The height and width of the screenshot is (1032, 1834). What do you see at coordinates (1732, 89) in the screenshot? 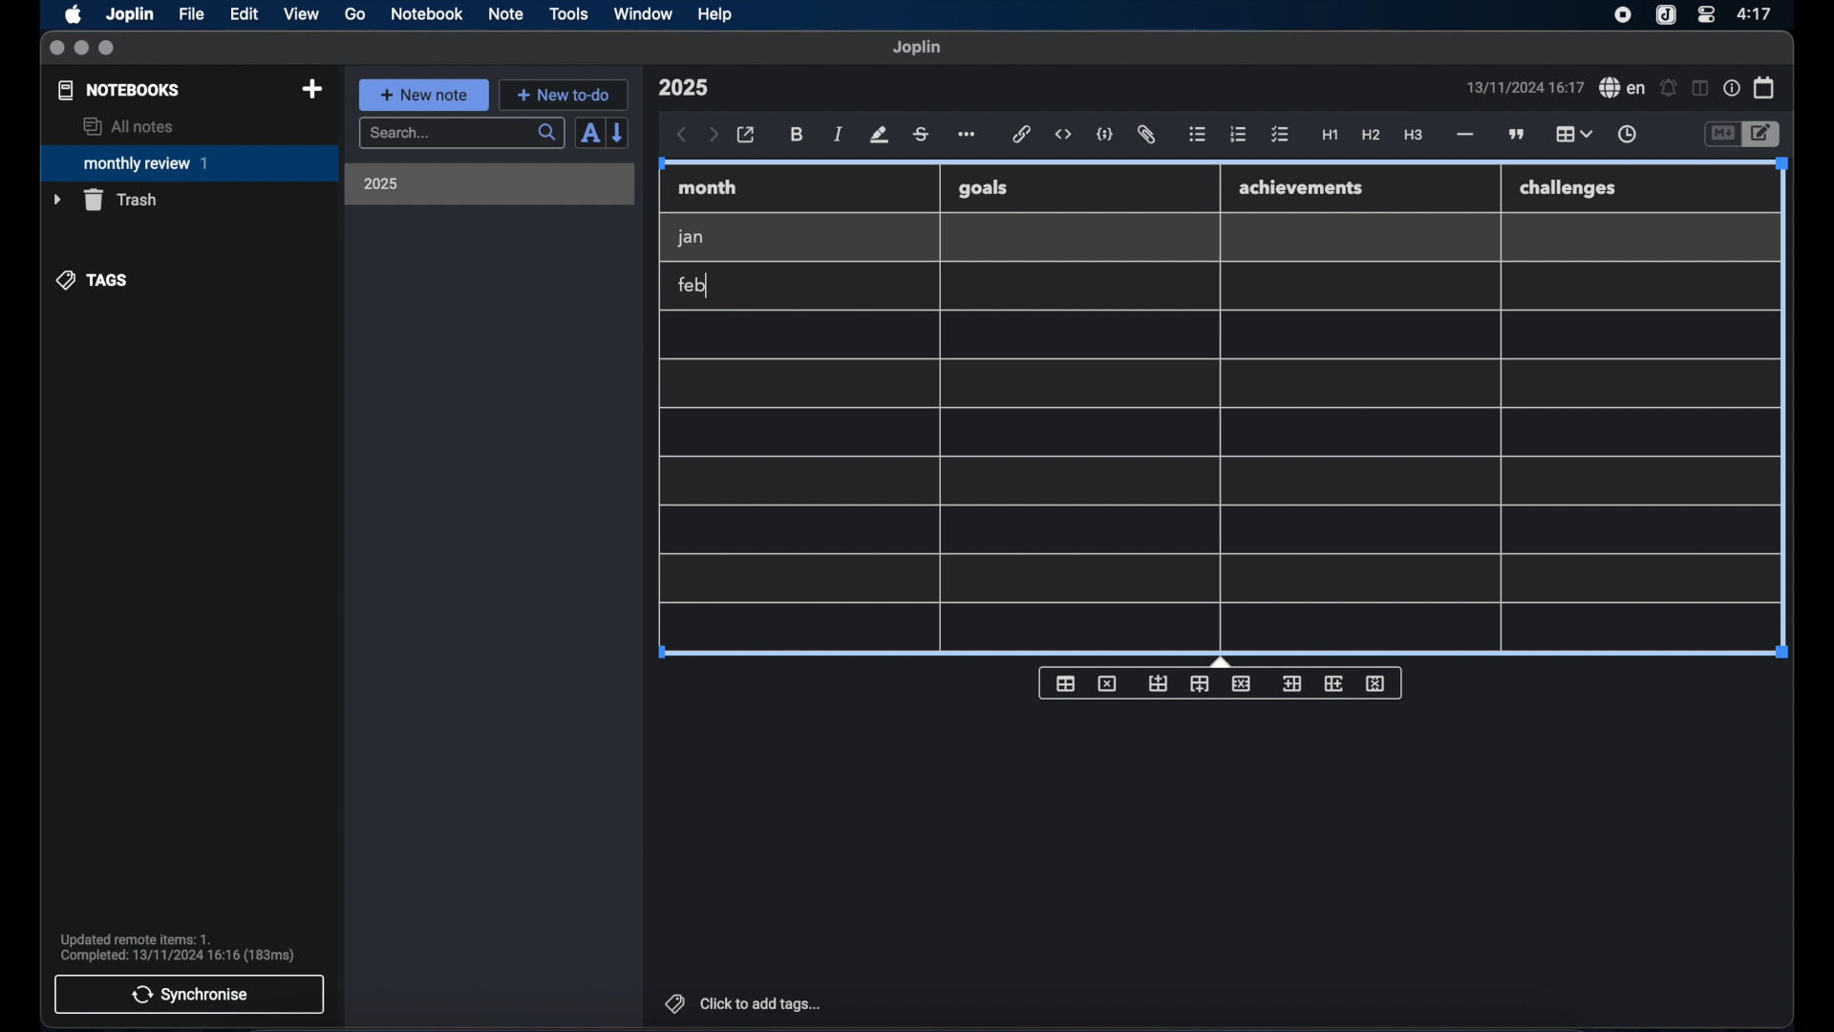
I see `note properties` at bounding box center [1732, 89].